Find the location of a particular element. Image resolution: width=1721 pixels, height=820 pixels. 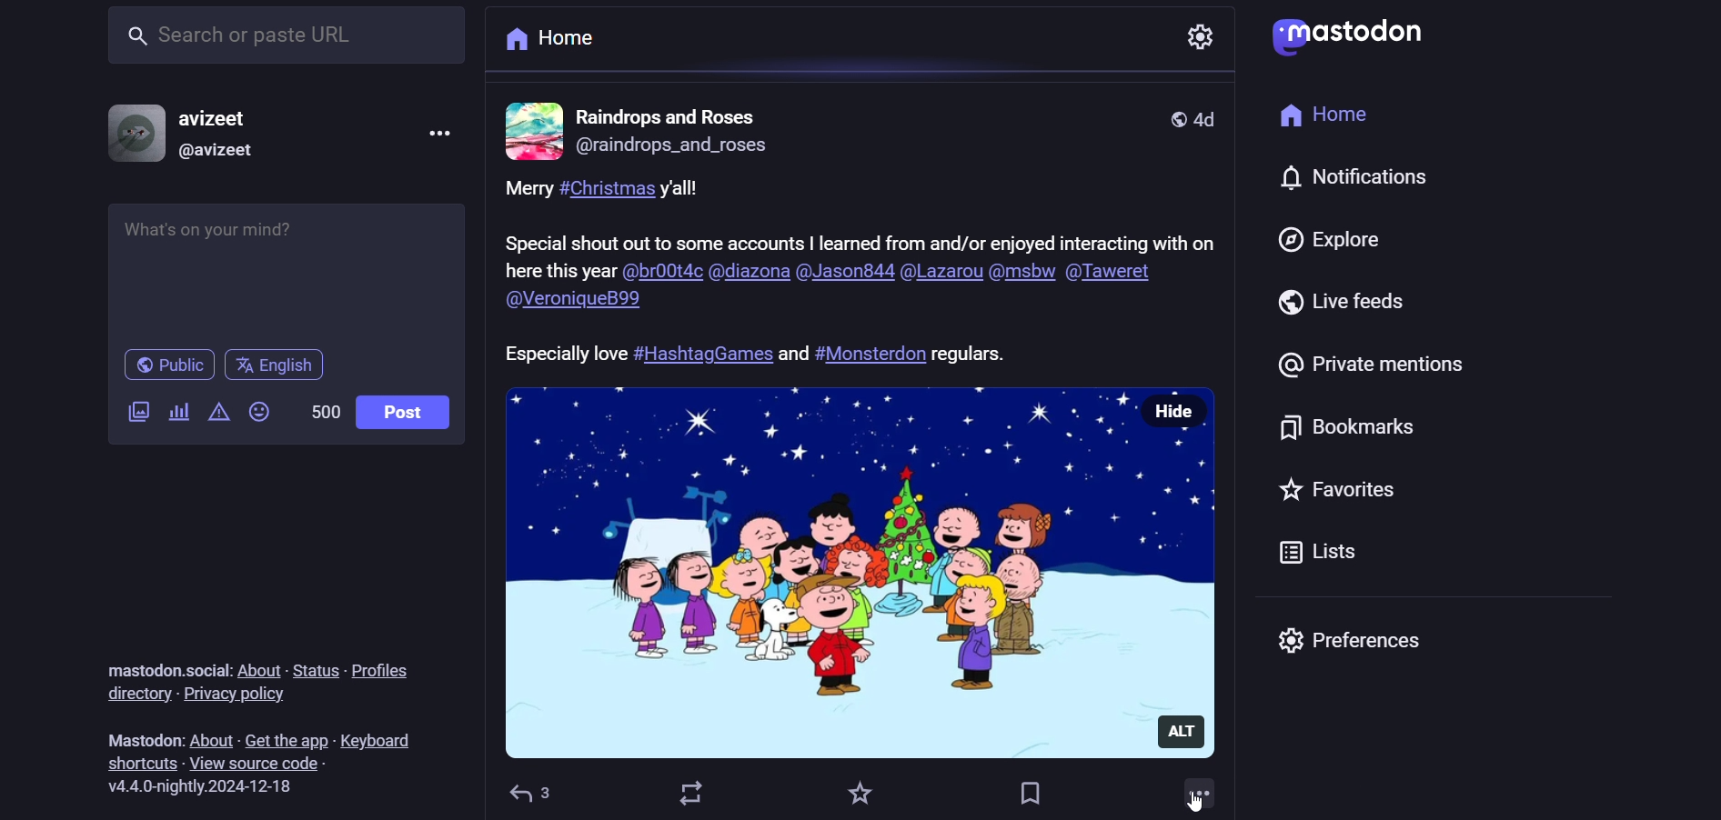

profiles is located at coordinates (396, 666).